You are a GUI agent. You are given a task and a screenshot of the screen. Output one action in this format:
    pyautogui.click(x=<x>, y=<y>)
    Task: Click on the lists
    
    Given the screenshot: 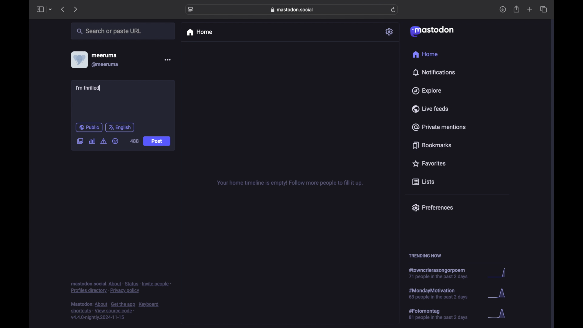 What is the action you would take?
    pyautogui.click(x=423, y=182)
    